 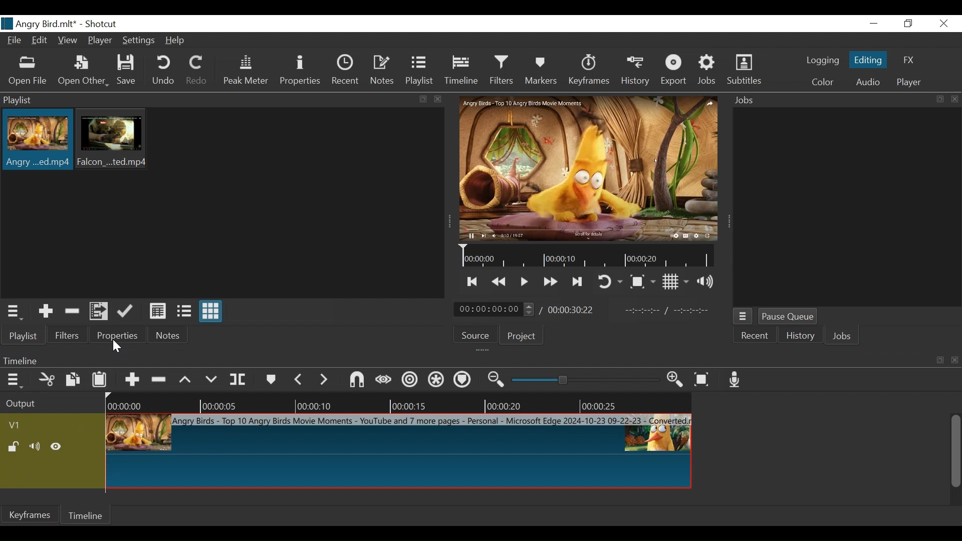 I want to click on Skip to the next point, so click(x=578, y=282).